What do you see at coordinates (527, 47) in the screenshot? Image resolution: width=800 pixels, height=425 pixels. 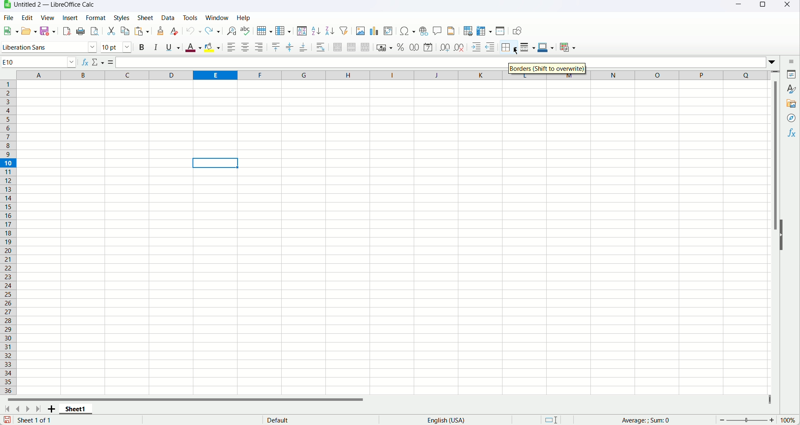 I see `Border Style` at bounding box center [527, 47].